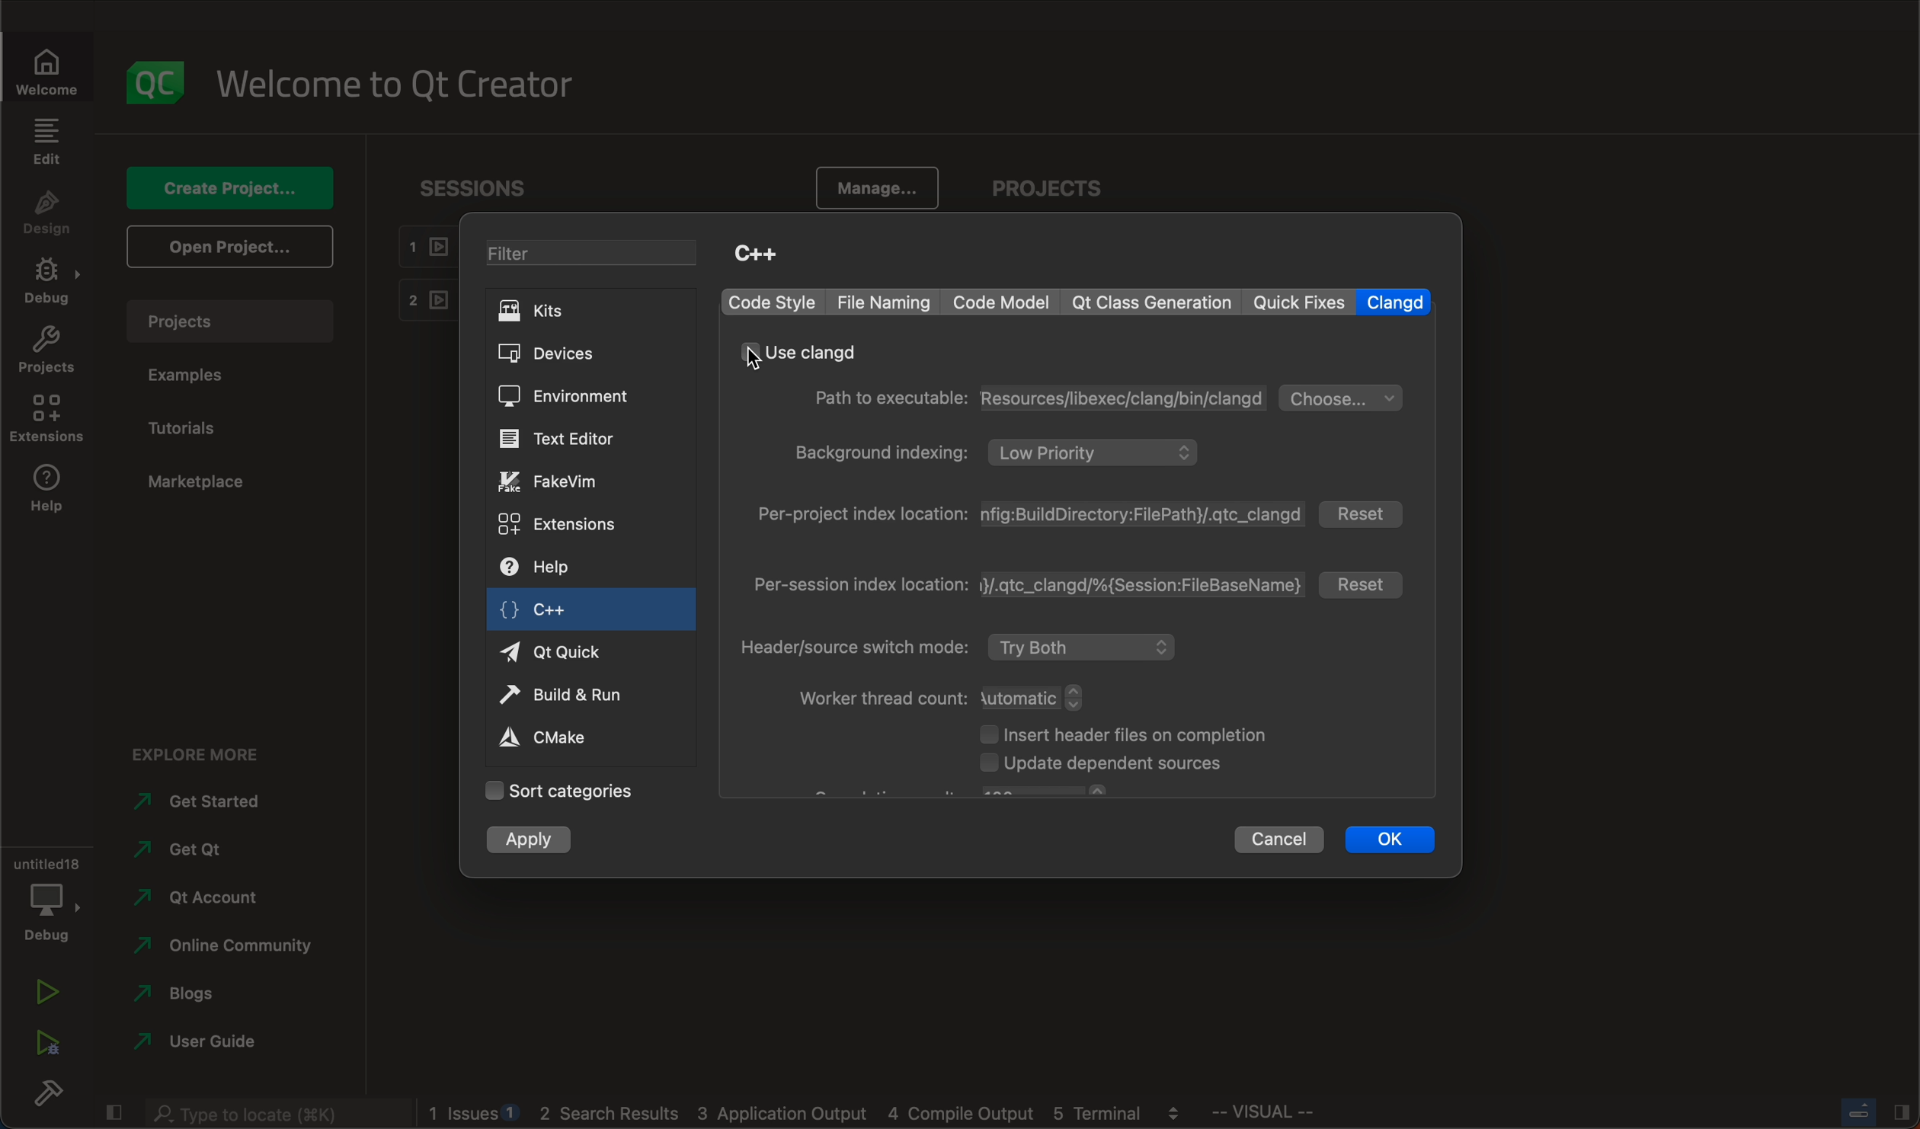 This screenshot has height=1129, width=1920. What do you see at coordinates (213, 371) in the screenshot?
I see `examples` at bounding box center [213, 371].